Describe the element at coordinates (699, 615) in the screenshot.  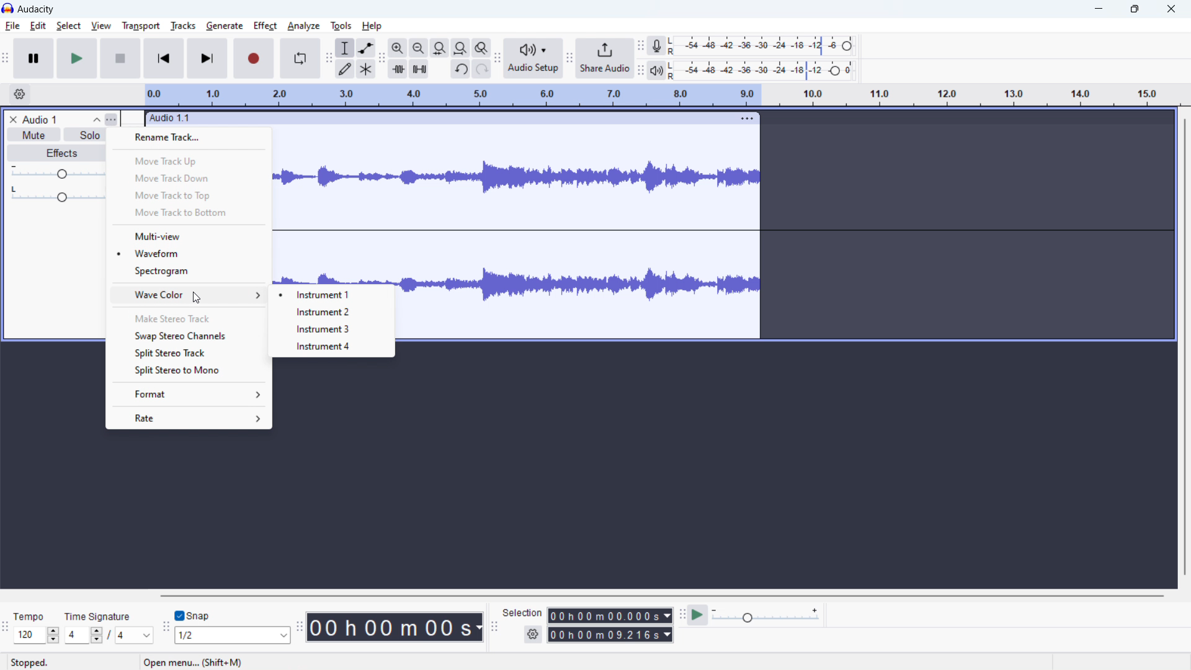
I see `play at speed ` at that location.